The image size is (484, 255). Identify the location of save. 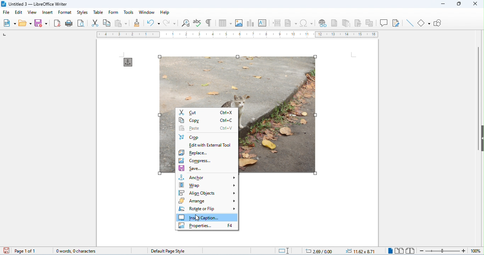
(191, 169).